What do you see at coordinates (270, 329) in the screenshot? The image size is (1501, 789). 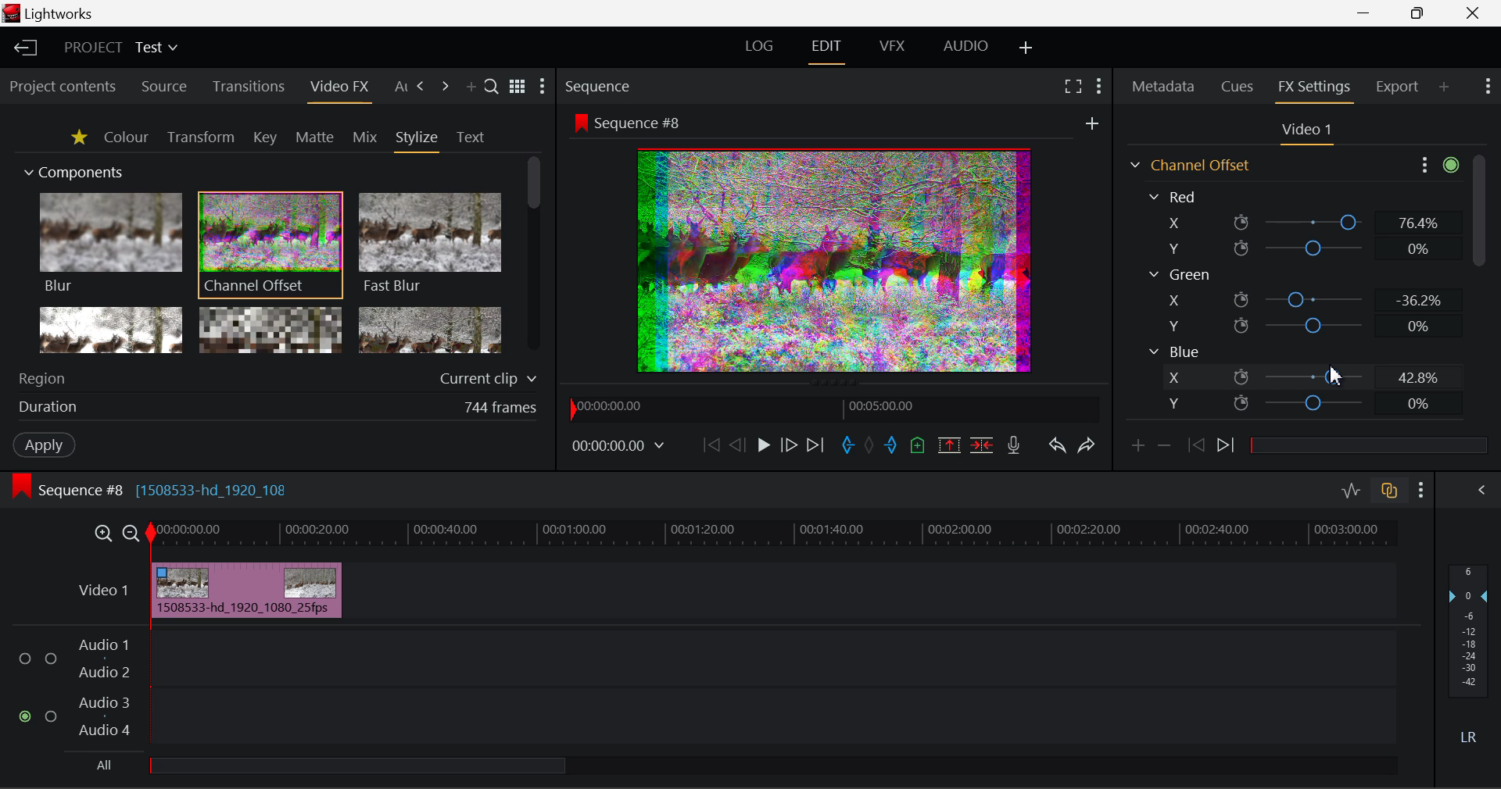 I see `Mosaic` at bounding box center [270, 329].